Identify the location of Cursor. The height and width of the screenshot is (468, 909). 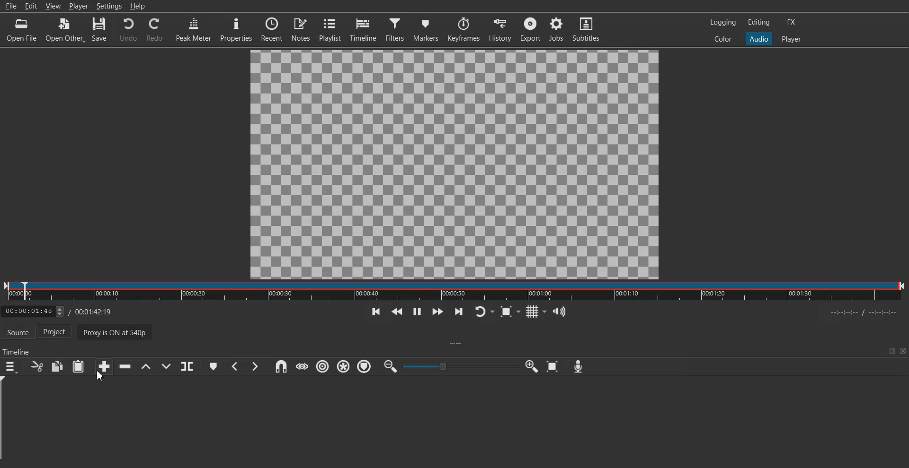
(100, 376).